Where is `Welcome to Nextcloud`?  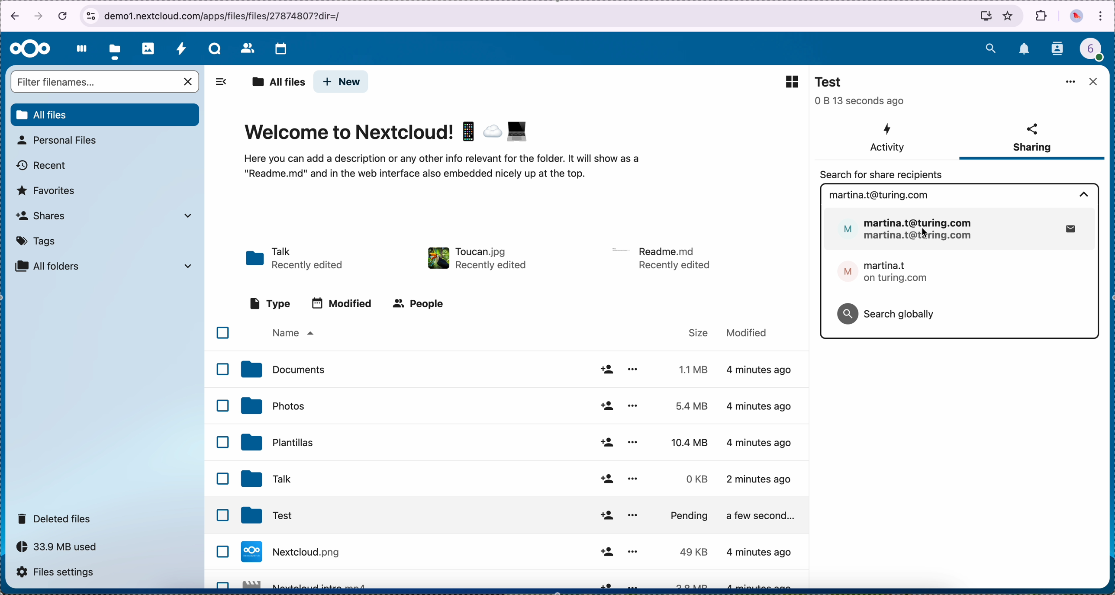 Welcome to Nextcloud is located at coordinates (388, 133).